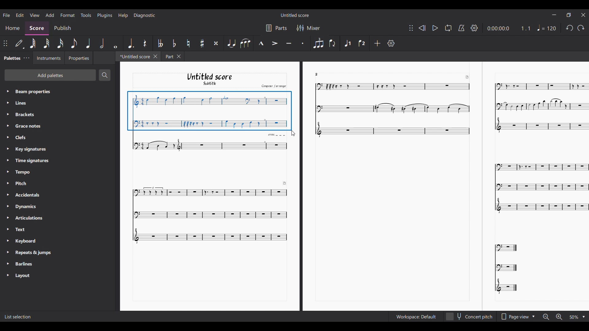  I want to click on File, so click(6, 15).